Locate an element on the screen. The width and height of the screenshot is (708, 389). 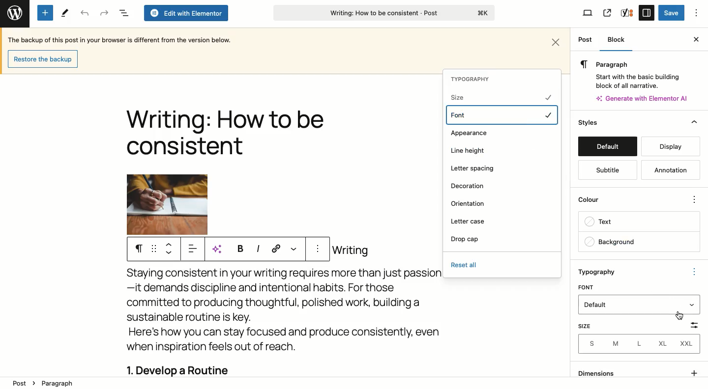
Default  is located at coordinates (632, 304).